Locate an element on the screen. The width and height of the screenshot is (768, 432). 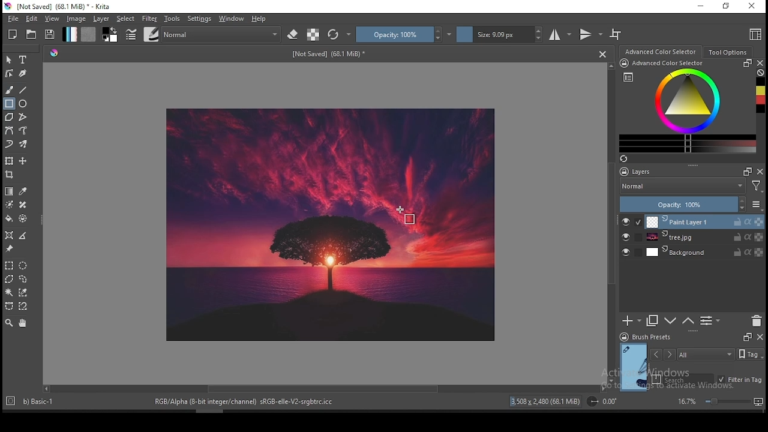
settings is located at coordinates (199, 19).